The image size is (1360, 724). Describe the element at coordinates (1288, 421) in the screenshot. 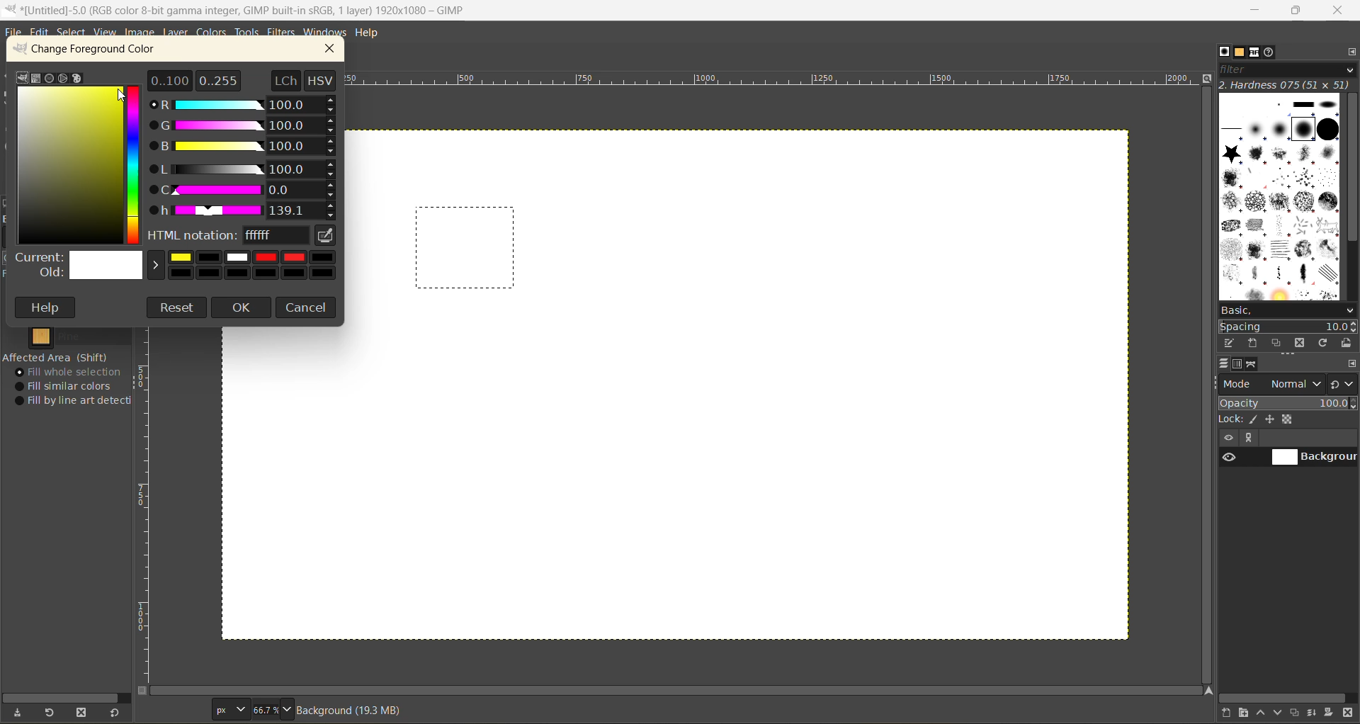

I see `lock pixel, position, alpha` at that location.